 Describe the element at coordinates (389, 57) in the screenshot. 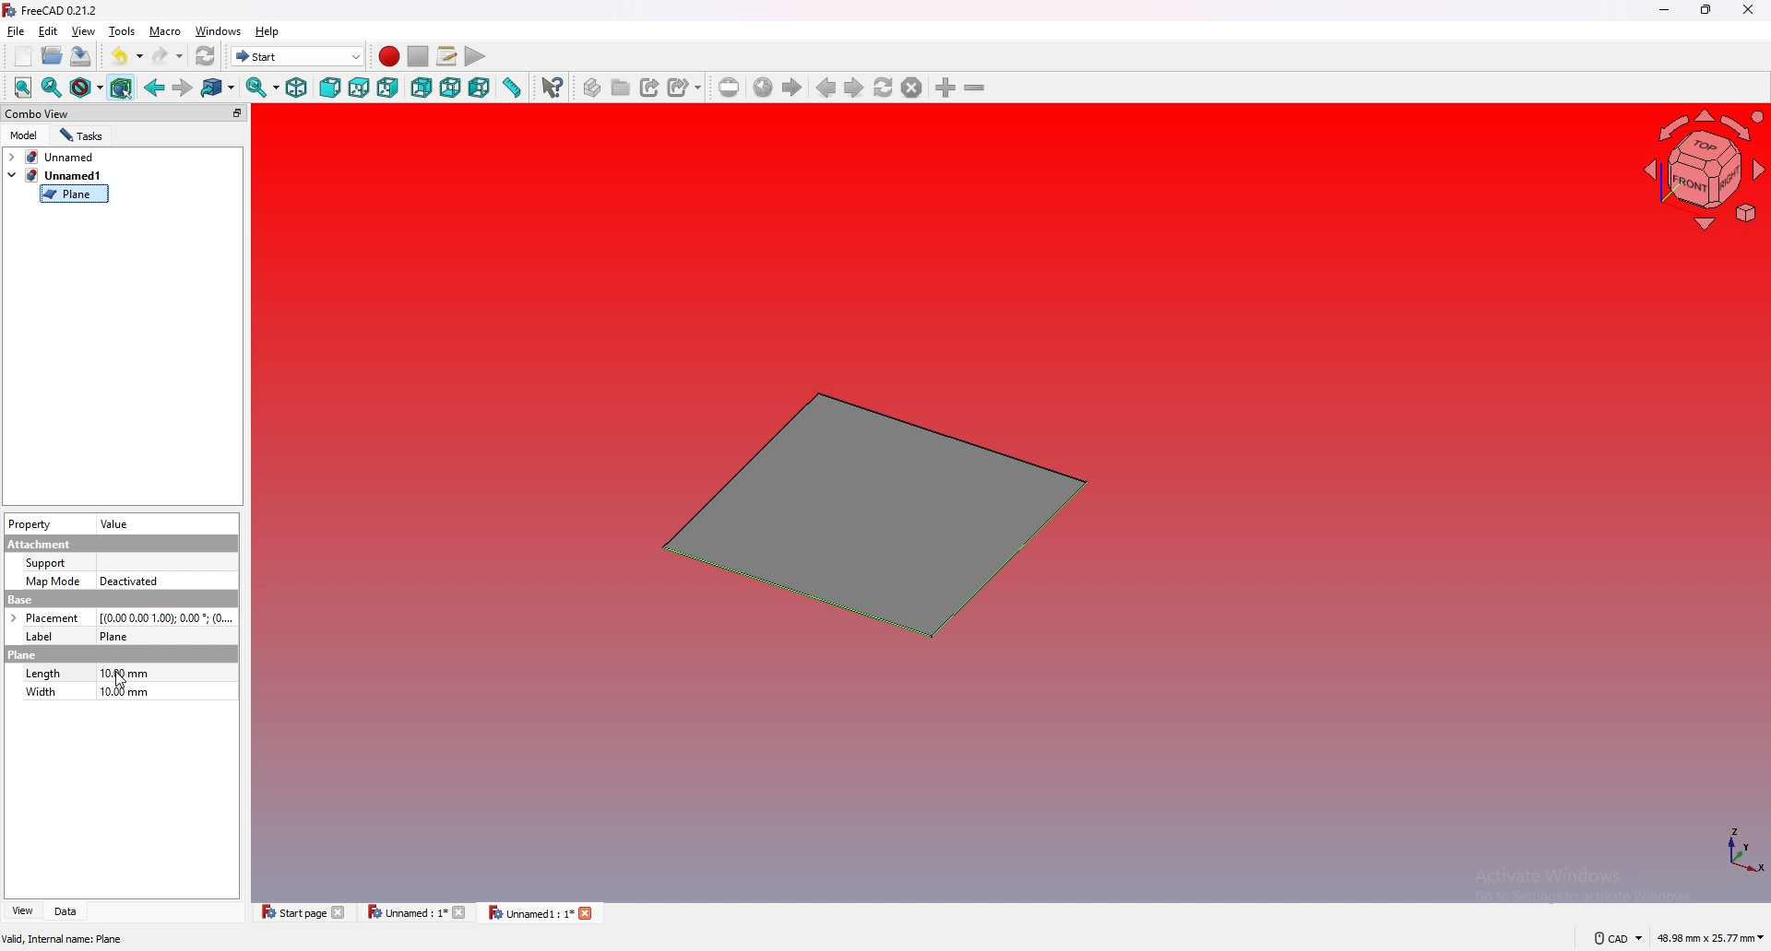

I see `record macros` at that location.